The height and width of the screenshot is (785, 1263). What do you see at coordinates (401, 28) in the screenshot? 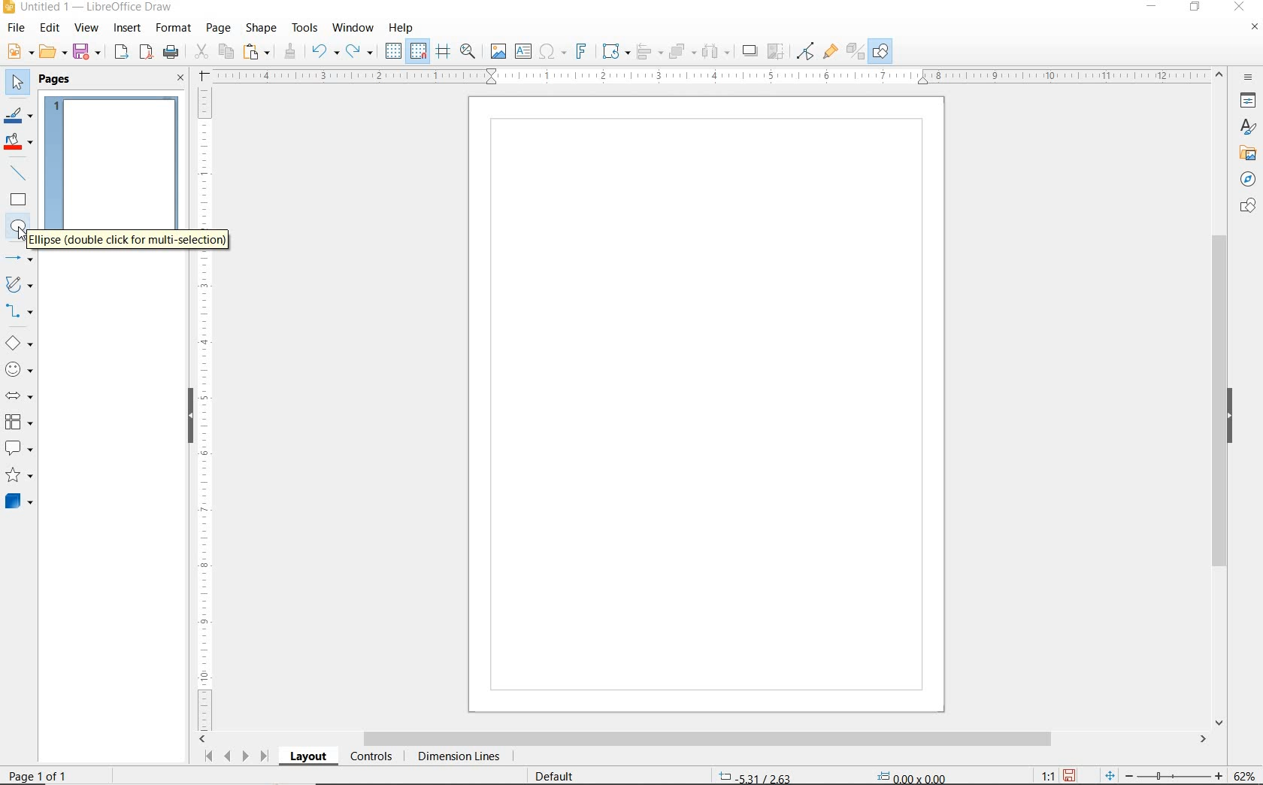
I see `HELP` at bounding box center [401, 28].